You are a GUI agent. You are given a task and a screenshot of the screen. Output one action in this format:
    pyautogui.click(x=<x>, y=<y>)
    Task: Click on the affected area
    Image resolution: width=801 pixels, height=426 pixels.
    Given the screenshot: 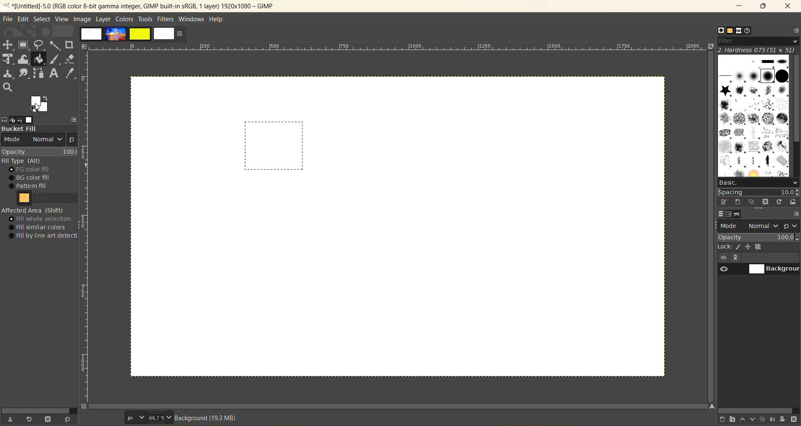 What is the action you would take?
    pyautogui.click(x=33, y=210)
    